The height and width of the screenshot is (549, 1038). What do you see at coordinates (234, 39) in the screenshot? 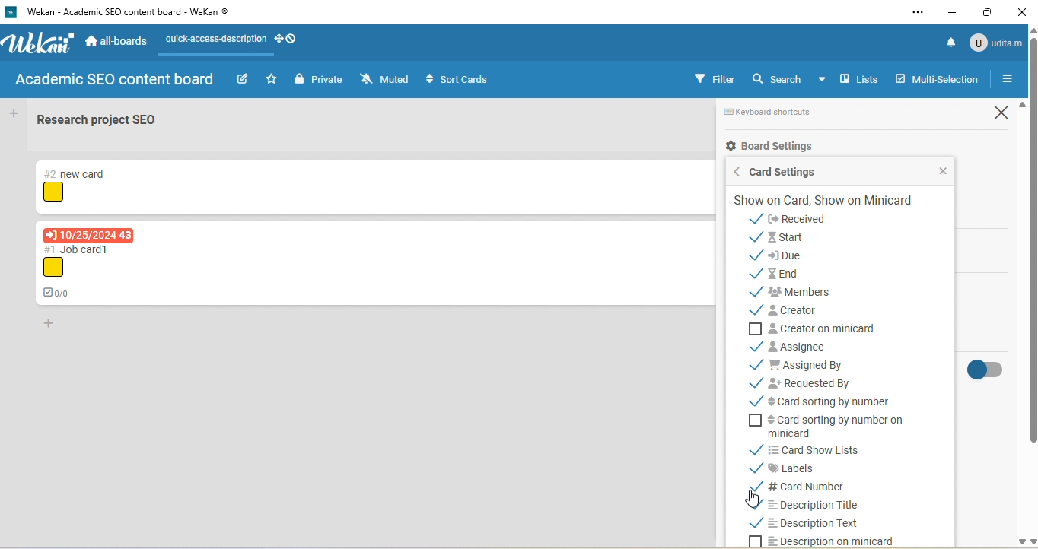
I see `quick access` at bounding box center [234, 39].